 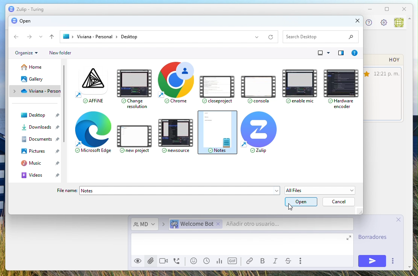 I want to click on microsoft edge, so click(x=94, y=134).